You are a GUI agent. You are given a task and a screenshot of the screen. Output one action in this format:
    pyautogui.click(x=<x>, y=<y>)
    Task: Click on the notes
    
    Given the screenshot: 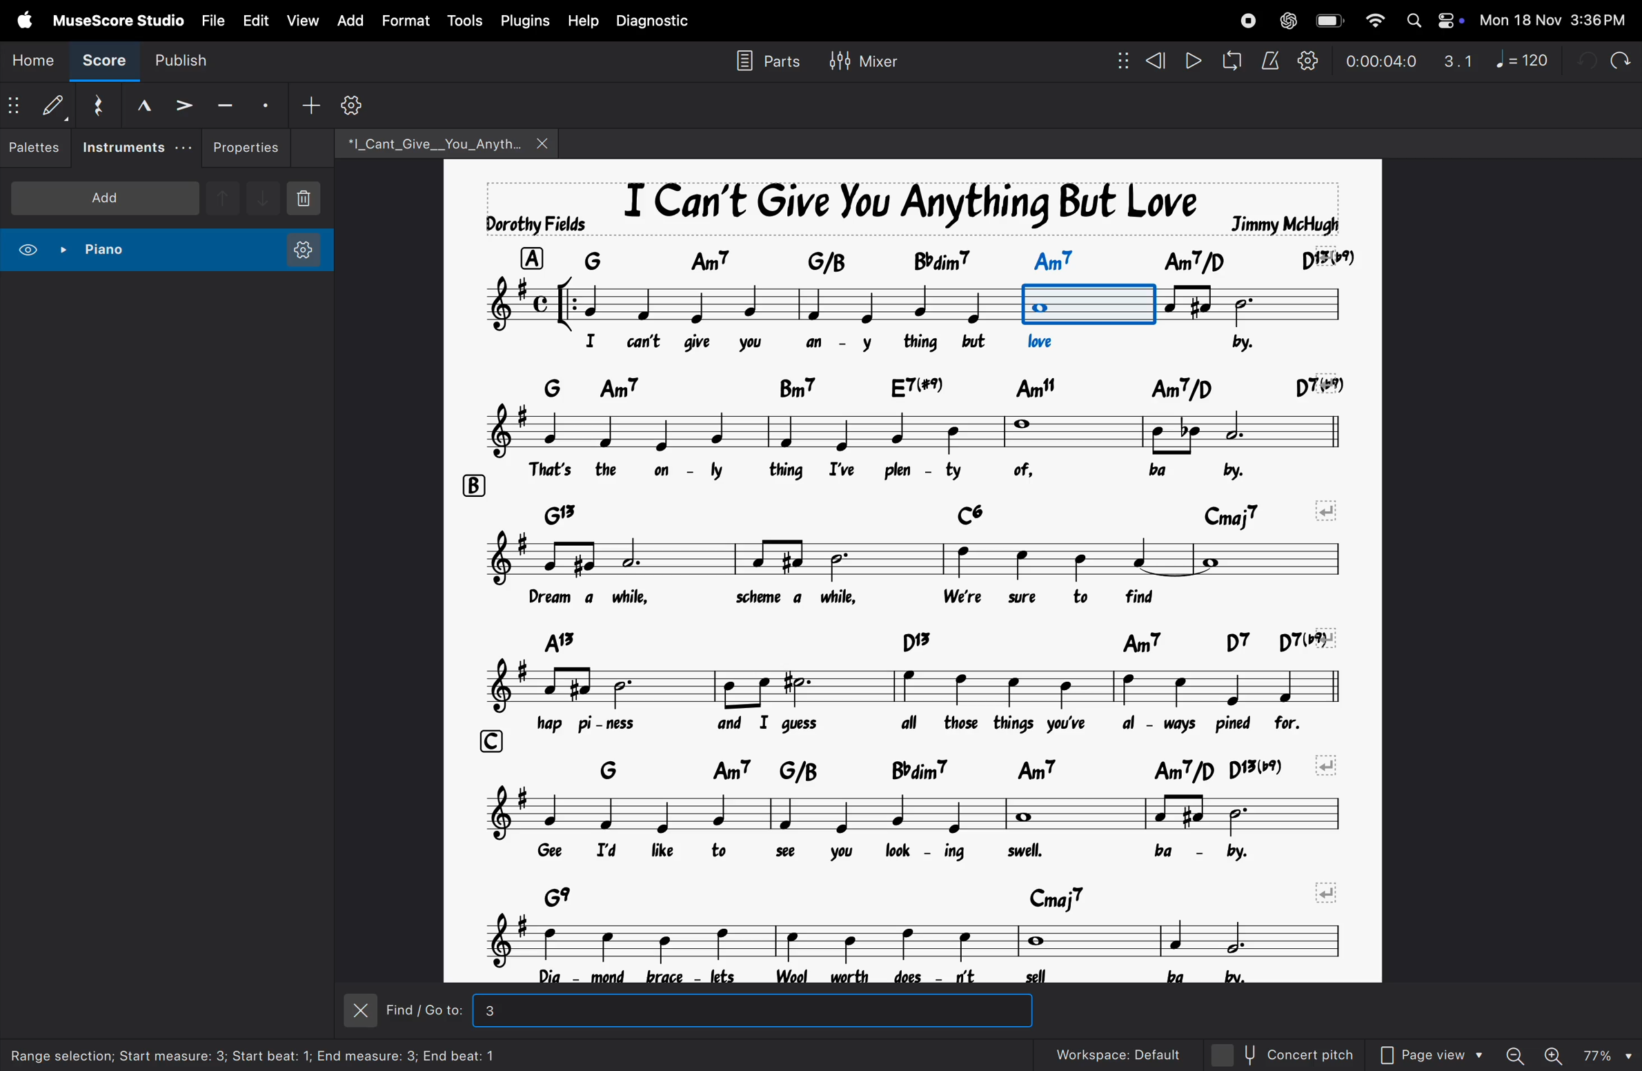 What is the action you would take?
    pyautogui.click(x=919, y=434)
    